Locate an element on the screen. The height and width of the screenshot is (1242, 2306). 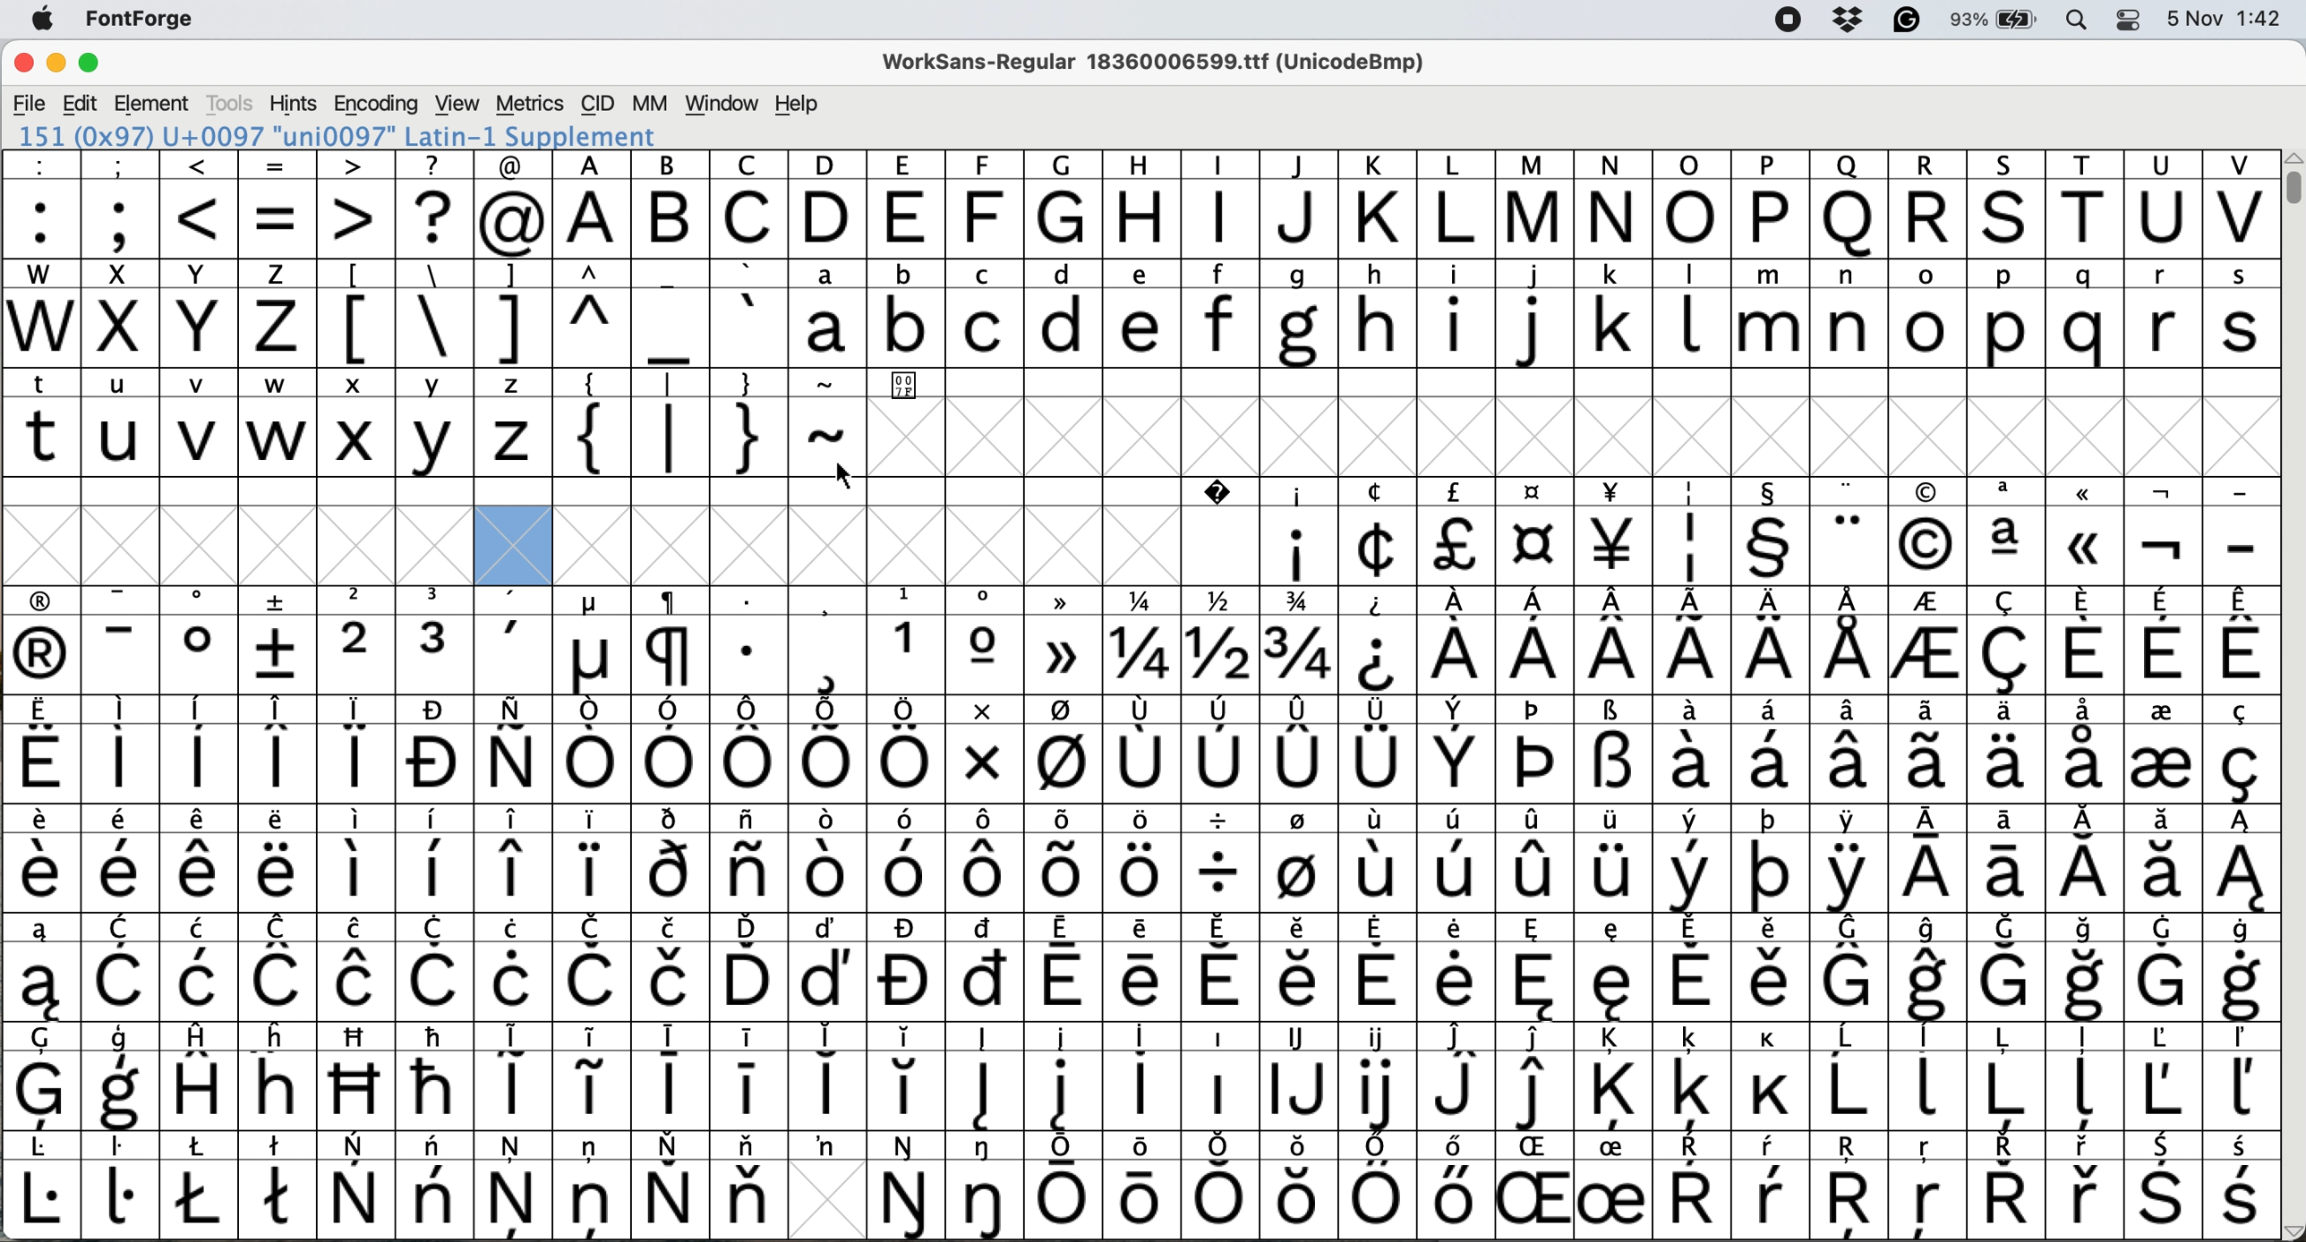
symbol is located at coordinates (279, 749).